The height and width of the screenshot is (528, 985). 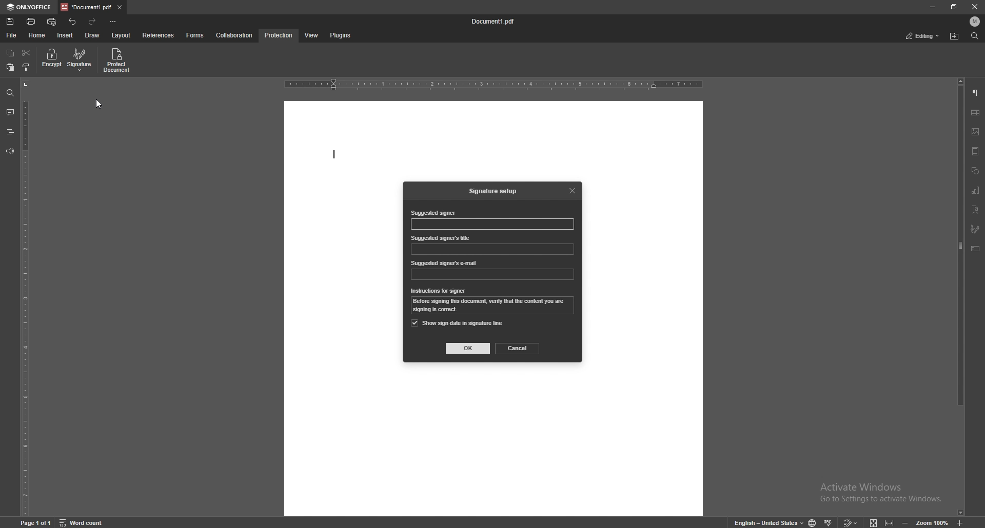 I want to click on home, so click(x=38, y=35).